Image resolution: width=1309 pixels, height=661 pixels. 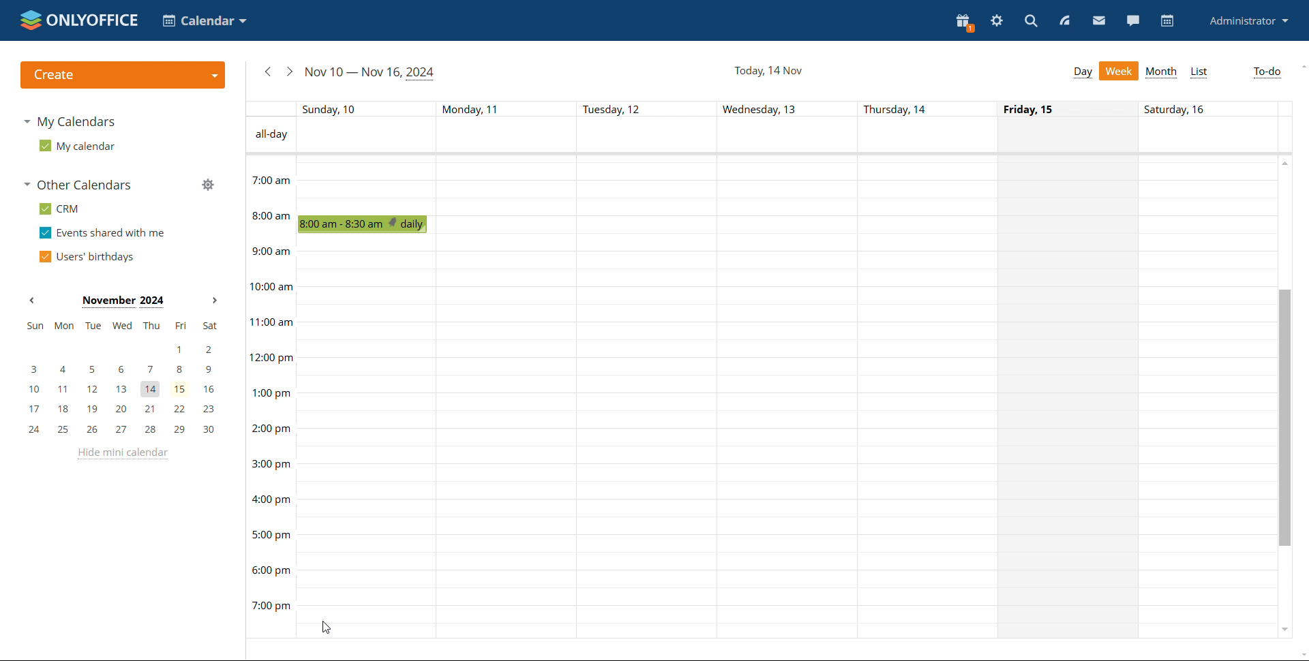 What do you see at coordinates (1283, 417) in the screenshot?
I see `scrollbar` at bounding box center [1283, 417].